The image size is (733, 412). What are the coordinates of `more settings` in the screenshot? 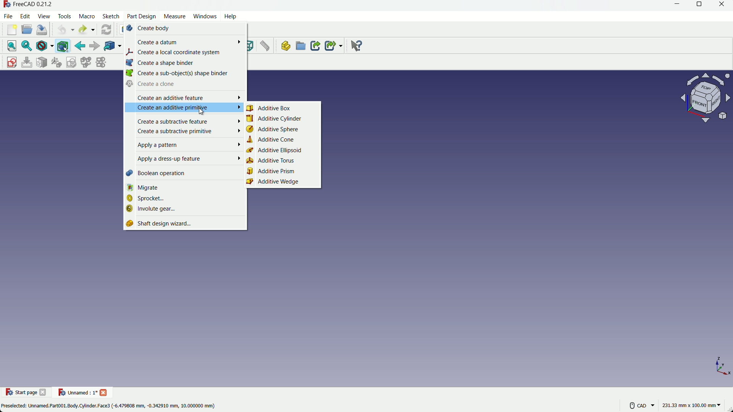 It's located at (635, 404).